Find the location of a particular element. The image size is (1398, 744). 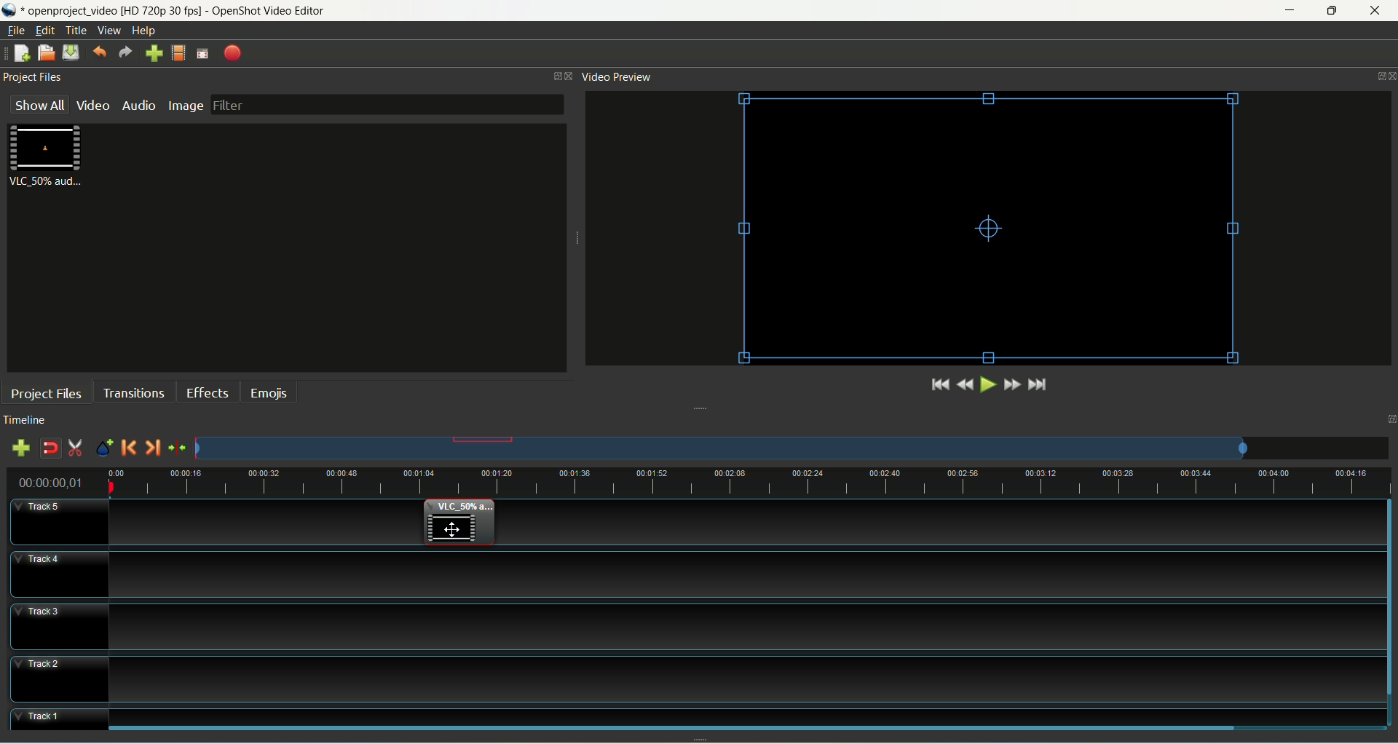

project files is located at coordinates (37, 77).